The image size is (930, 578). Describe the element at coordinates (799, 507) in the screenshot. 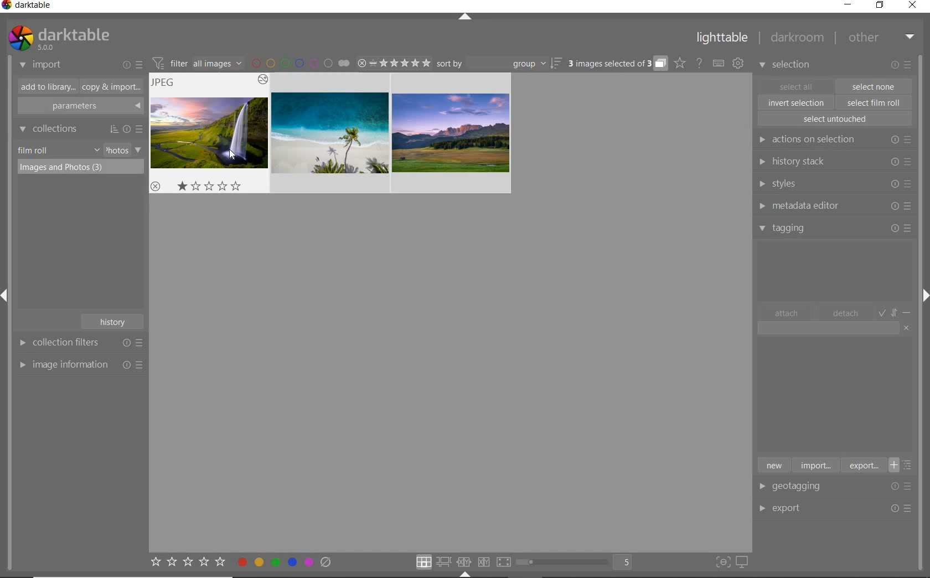

I see `export` at that location.